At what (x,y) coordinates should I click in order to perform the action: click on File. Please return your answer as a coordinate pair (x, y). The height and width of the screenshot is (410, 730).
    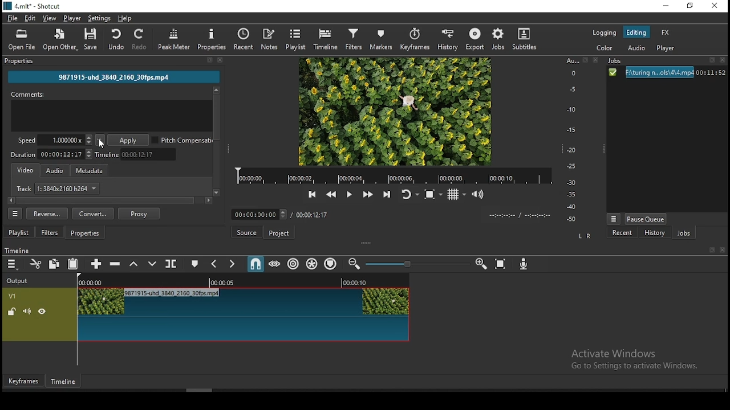
    Looking at the image, I should click on (666, 73).